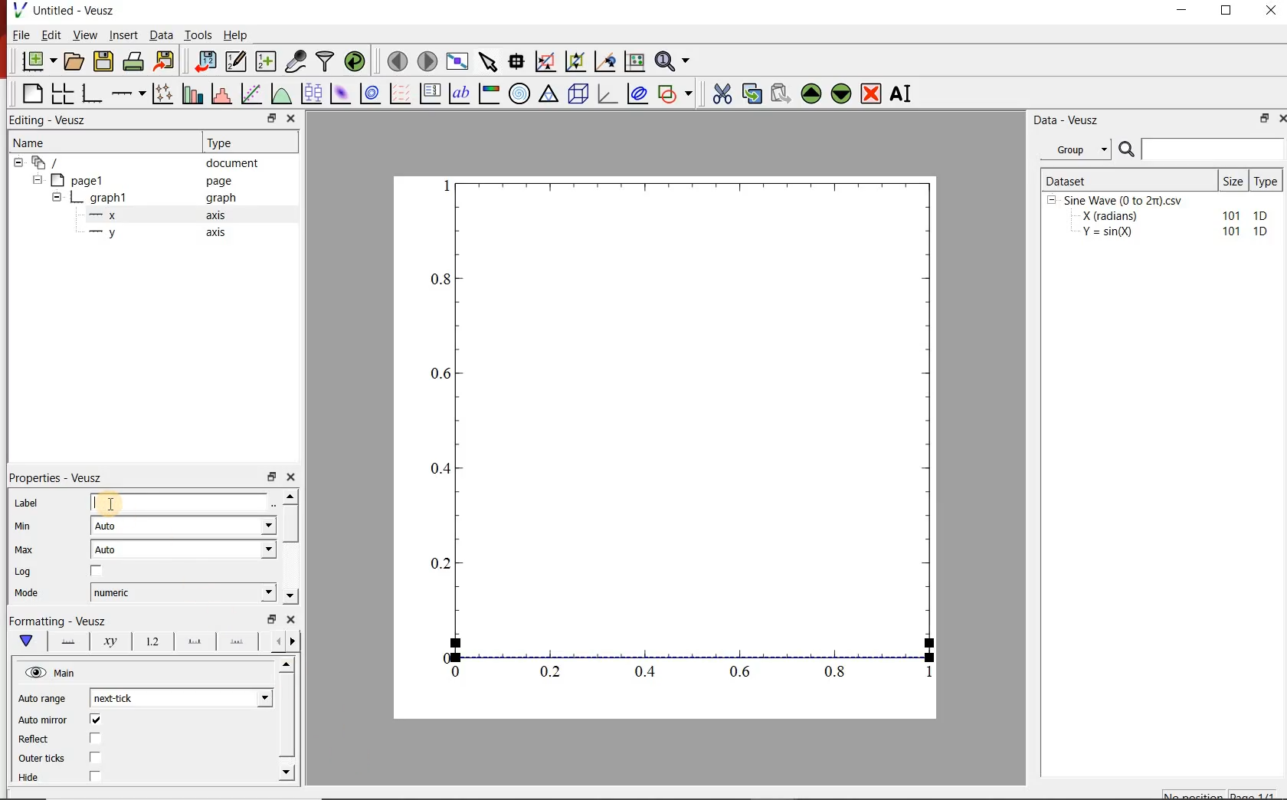 This screenshot has width=1287, height=800. Describe the element at coordinates (489, 60) in the screenshot. I see `select item from graph` at that location.